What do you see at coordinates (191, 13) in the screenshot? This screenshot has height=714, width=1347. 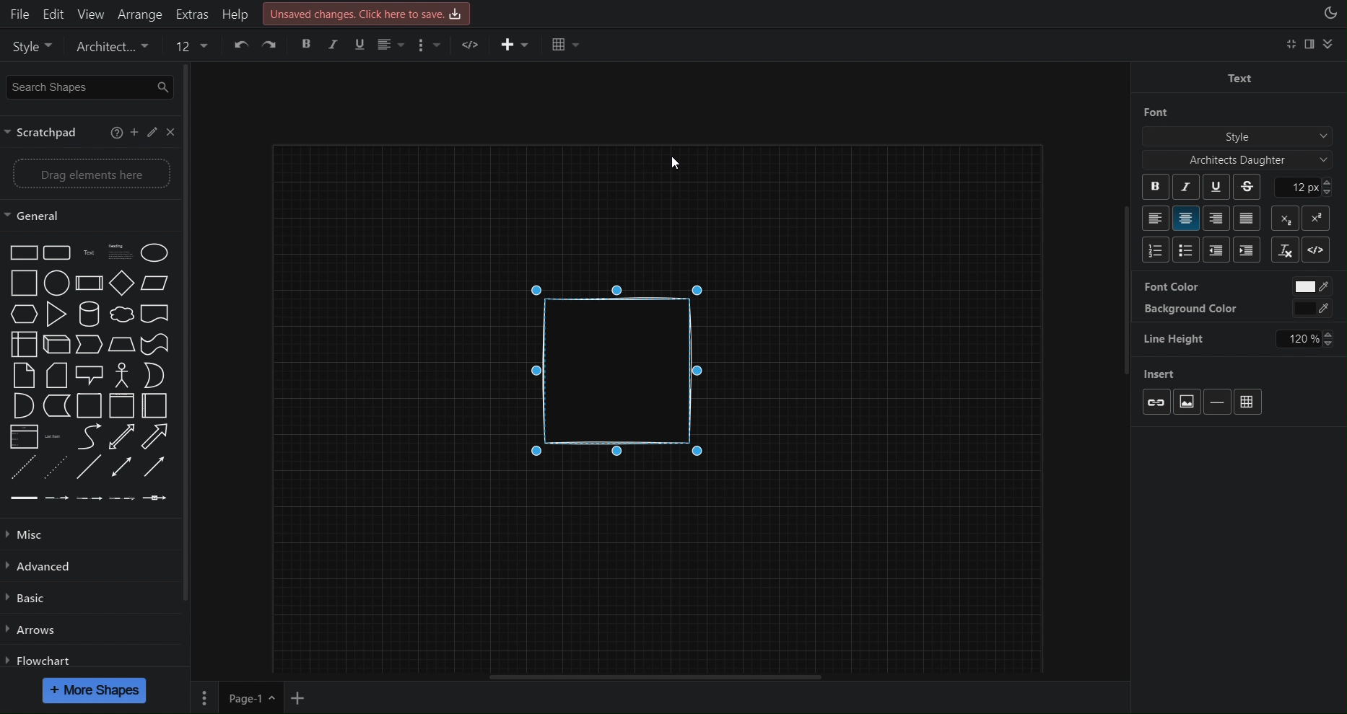 I see `Extras` at bounding box center [191, 13].